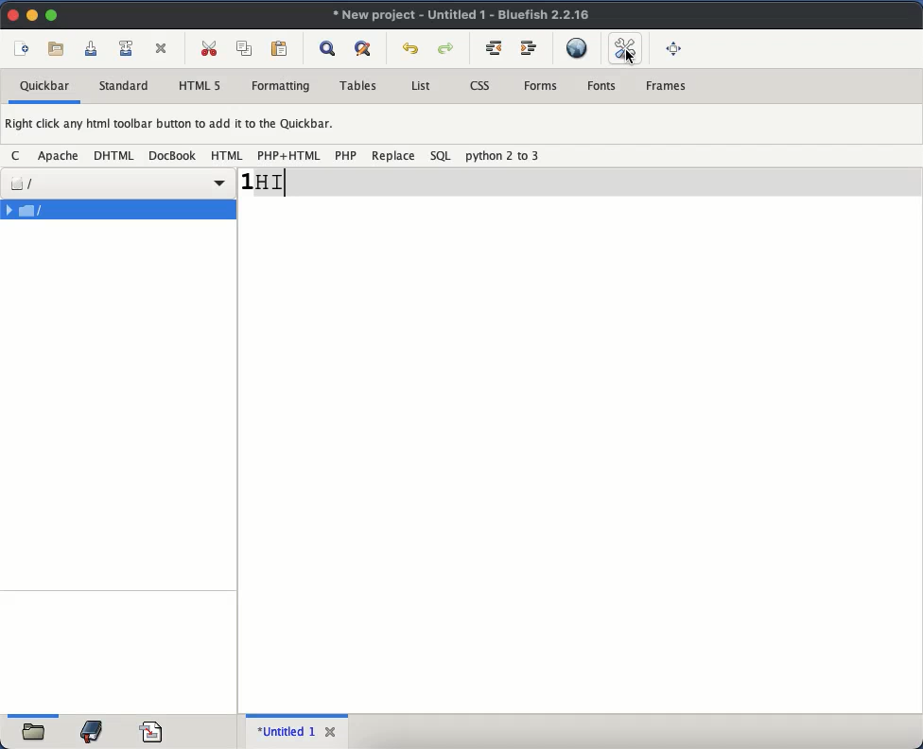 The image size is (923, 749). I want to click on sql, so click(443, 156).